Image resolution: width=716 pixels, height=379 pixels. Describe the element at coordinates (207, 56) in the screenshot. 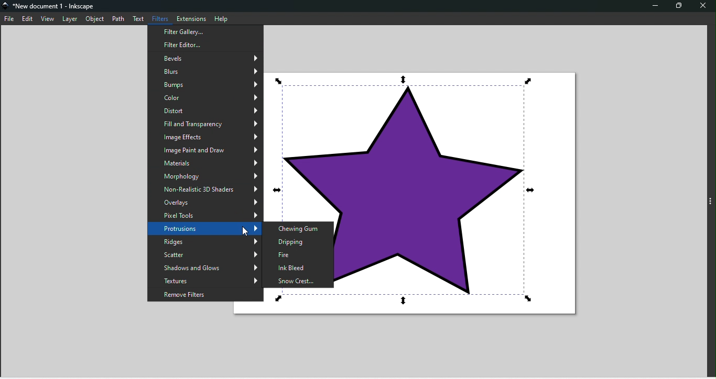

I see `Bevels` at that location.